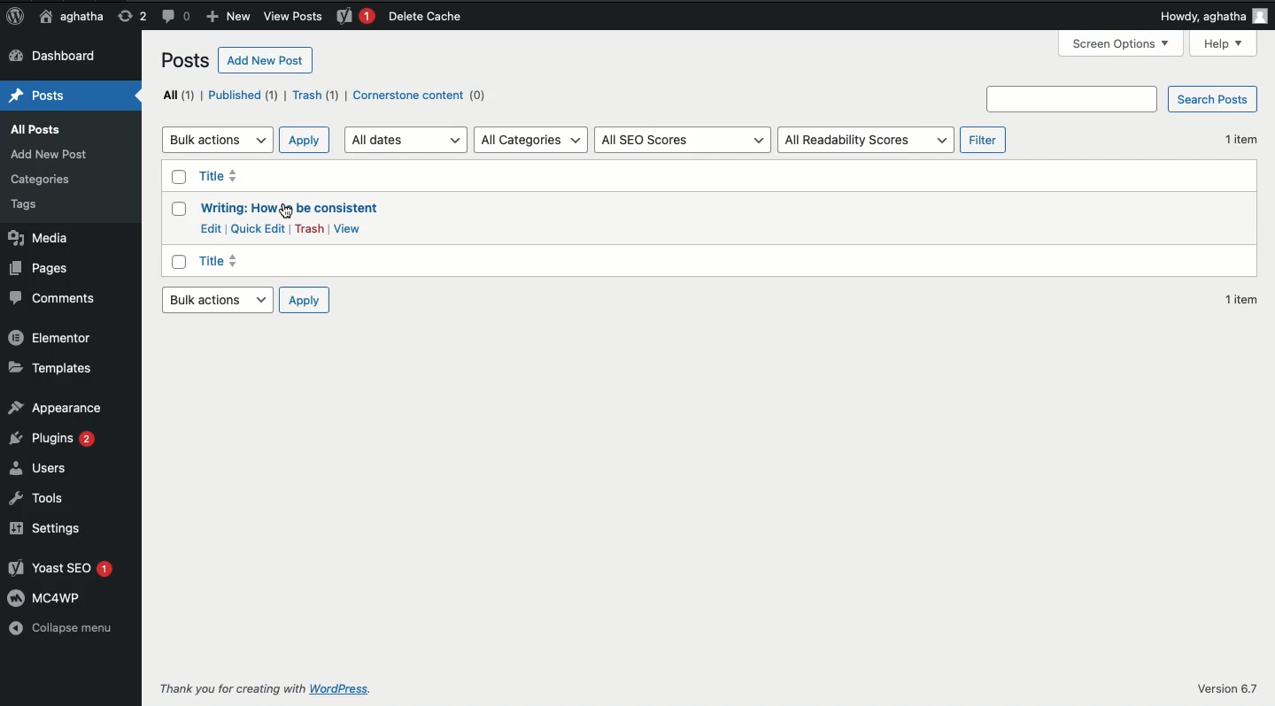  What do you see at coordinates (41, 96) in the screenshot?
I see `Posts` at bounding box center [41, 96].